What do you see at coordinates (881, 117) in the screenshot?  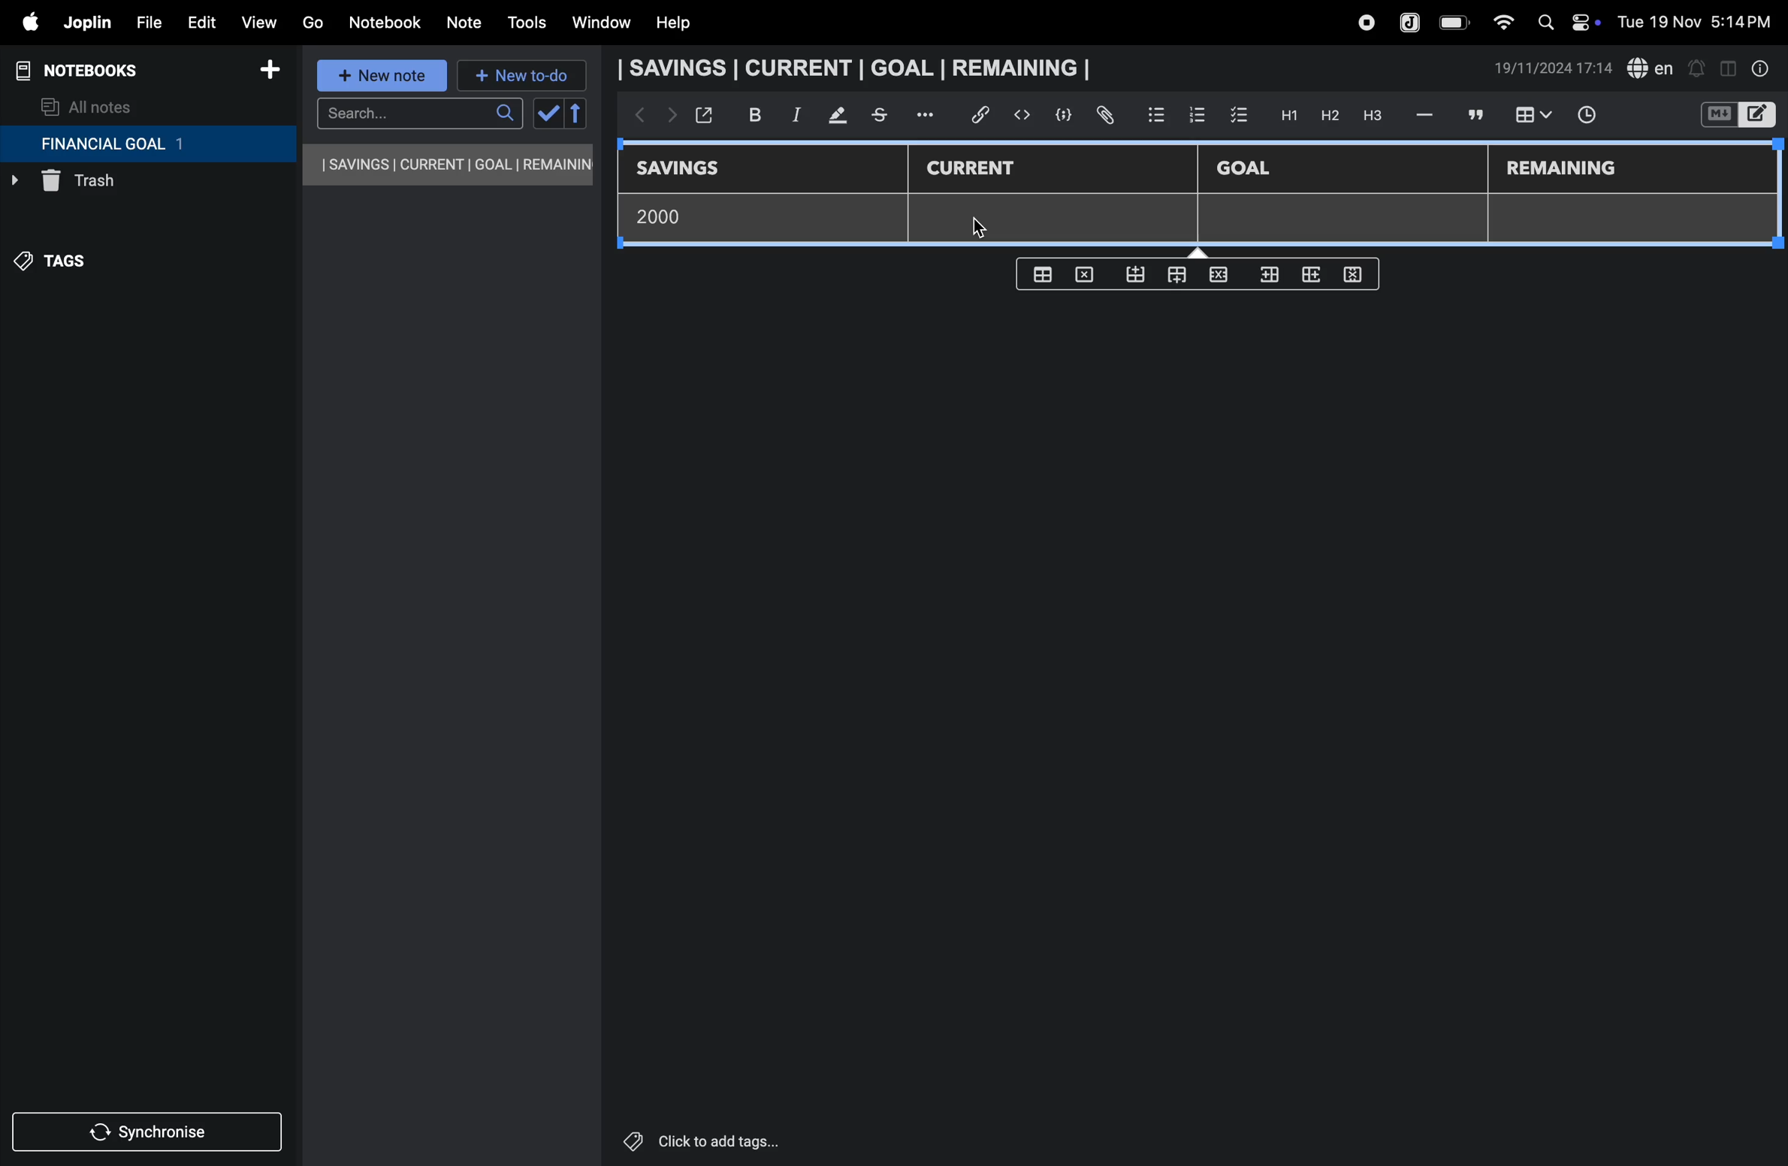 I see `stketchbook` at bounding box center [881, 117].